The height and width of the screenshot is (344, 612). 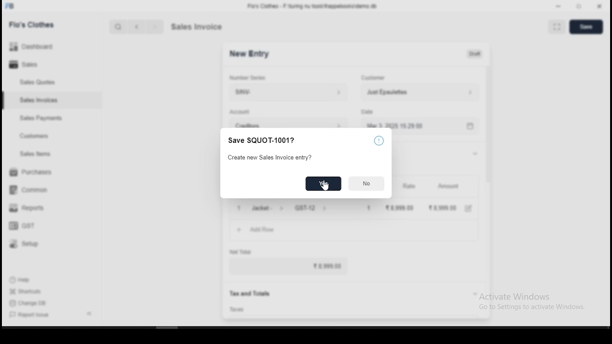 What do you see at coordinates (409, 186) in the screenshot?
I see `rate` at bounding box center [409, 186].